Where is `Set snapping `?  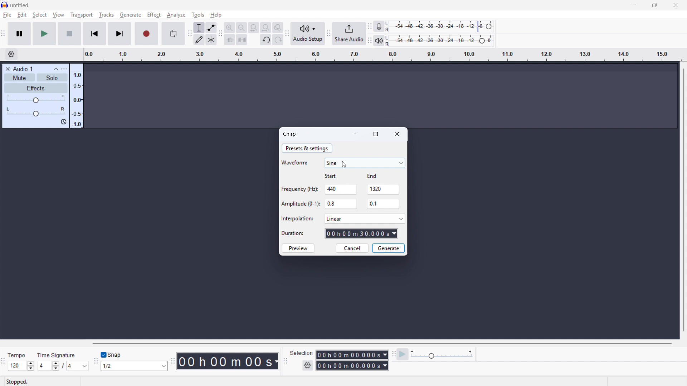
Set snapping  is located at coordinates (134, 366).